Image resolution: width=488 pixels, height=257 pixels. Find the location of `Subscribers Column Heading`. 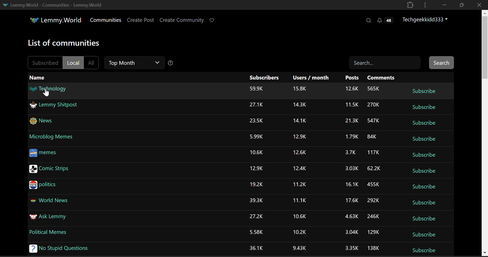

Subscribers Column Heading is located at coordinates (264, 77).